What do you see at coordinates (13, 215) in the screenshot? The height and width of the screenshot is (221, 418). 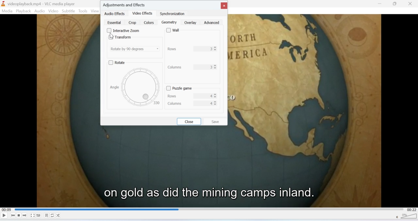 I see `Seek backwards` at bounding box center [13, 215].